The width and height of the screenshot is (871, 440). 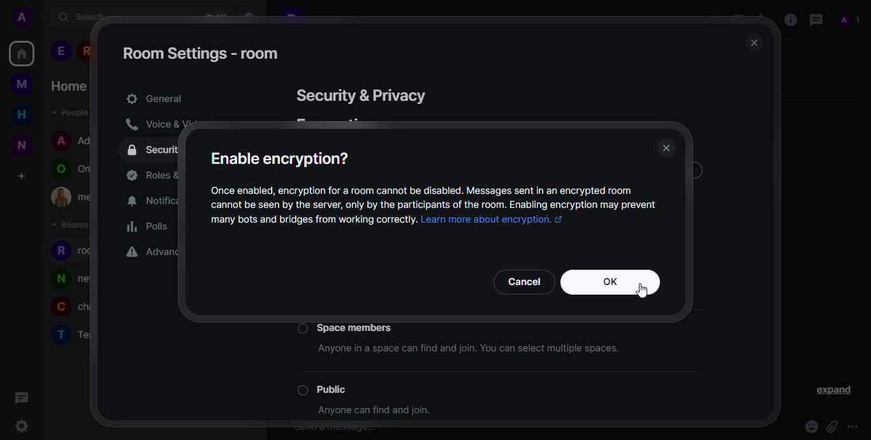 I want to click on account, so click(x=25, y=18).